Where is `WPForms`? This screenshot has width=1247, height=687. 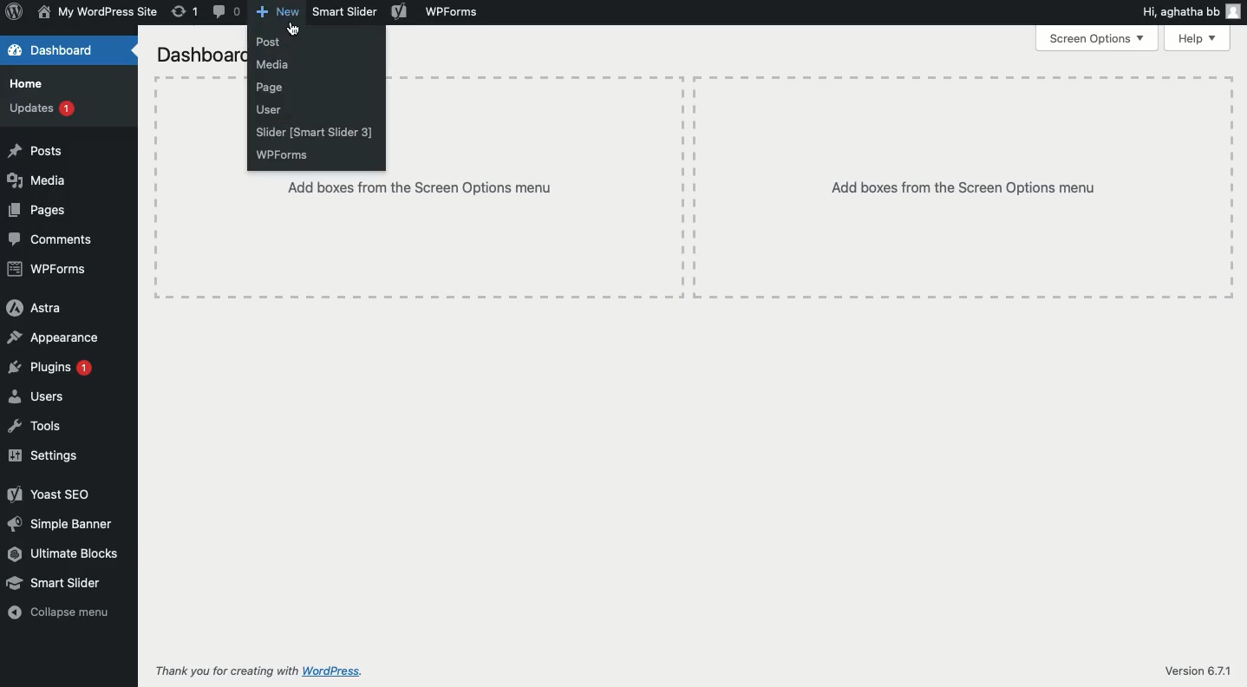
WPForms is located at coordinates (456, 11).